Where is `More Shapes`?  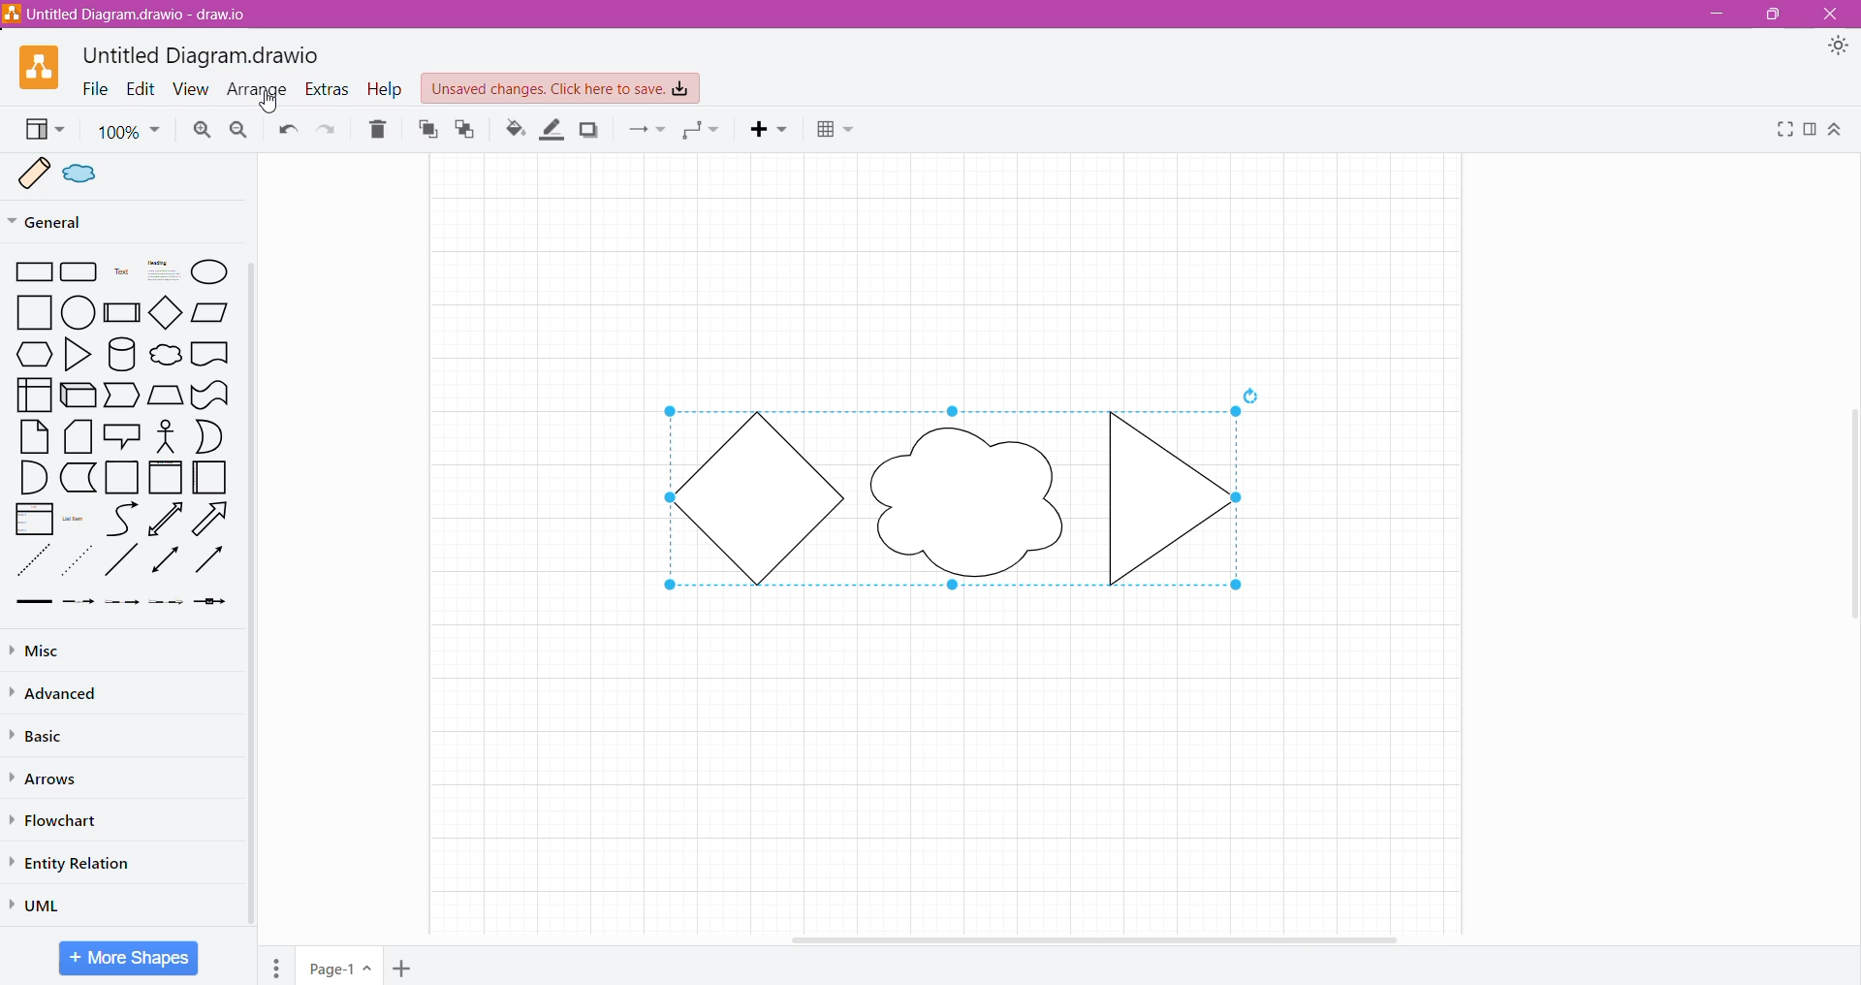
More Shapes is located at coordinates (128, 958).